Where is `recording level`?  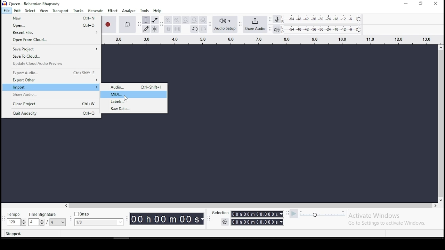
recording level is located at coordinates (327, 19).